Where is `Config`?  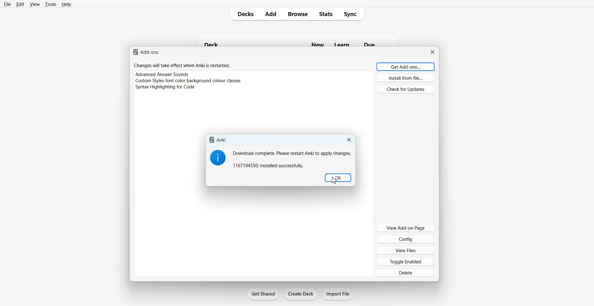
Config is located at coordinates (406, 239).